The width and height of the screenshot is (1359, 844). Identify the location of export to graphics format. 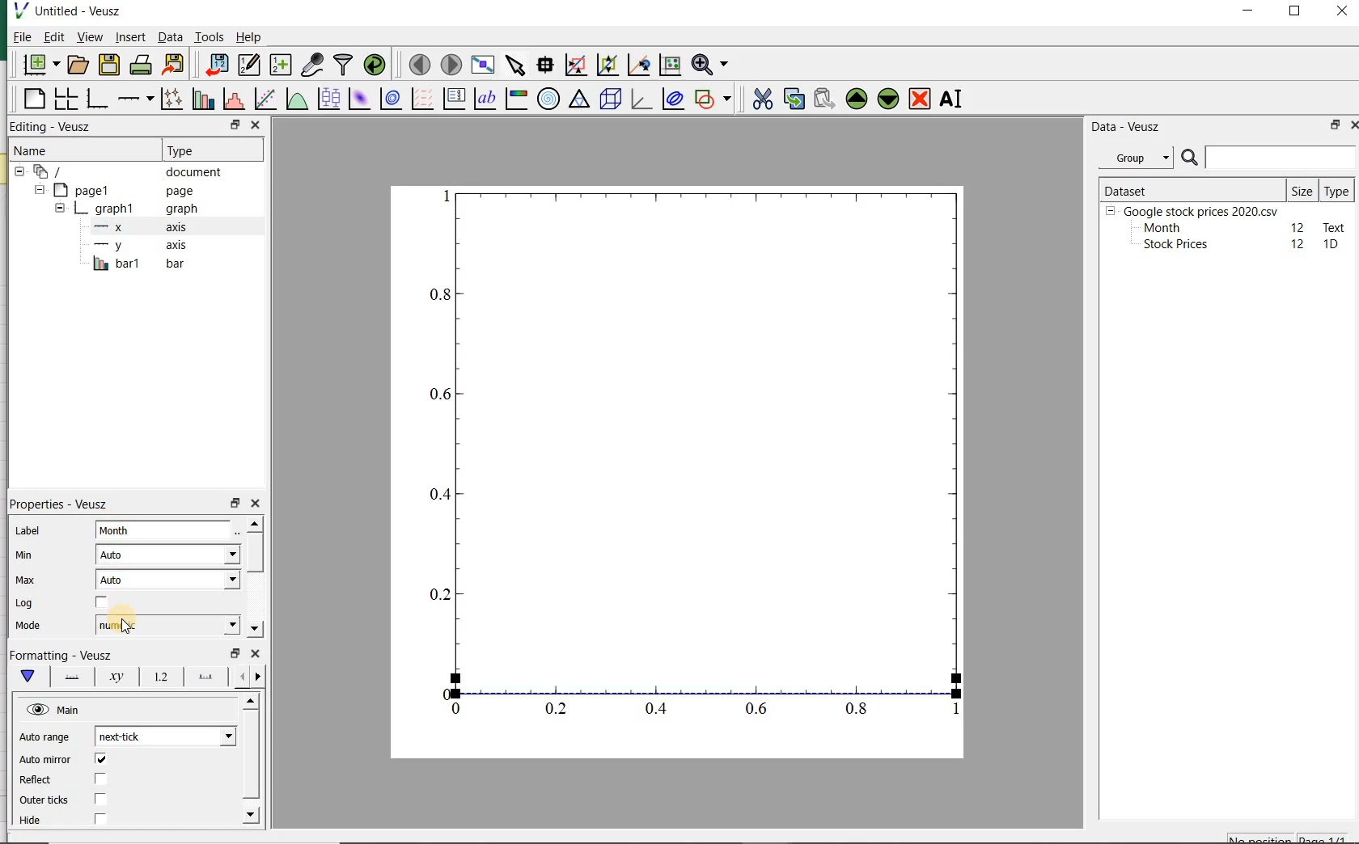
(174, 65).